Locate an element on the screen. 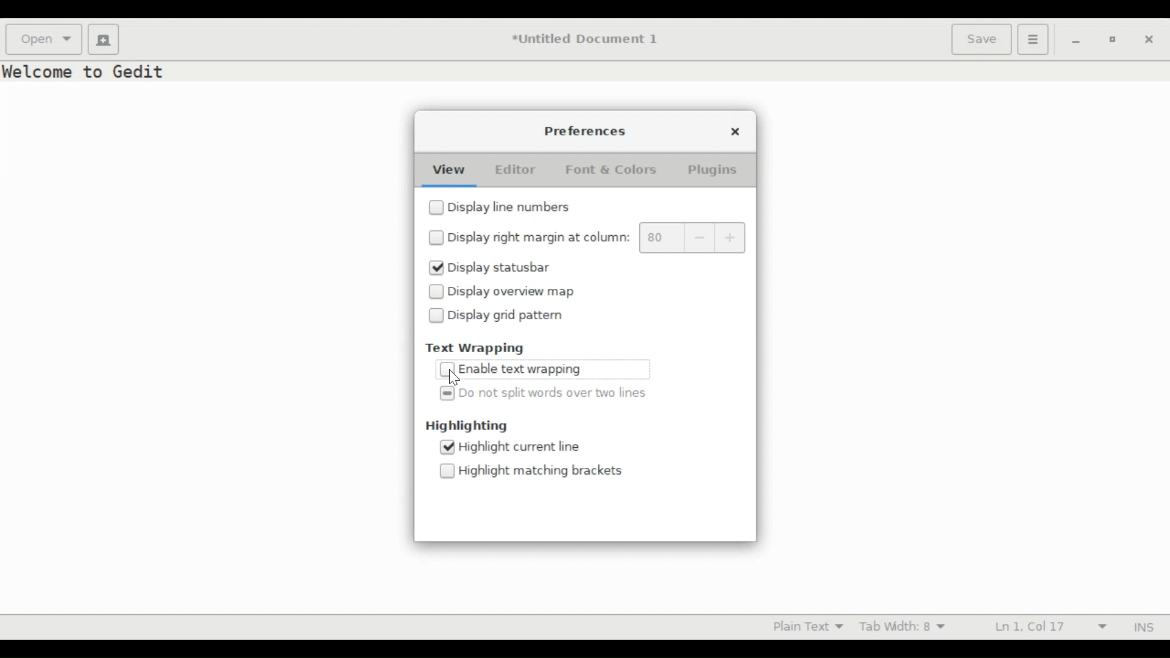 The image size is (1170, 658). checked checkbox is located at coordinates (448, 394).